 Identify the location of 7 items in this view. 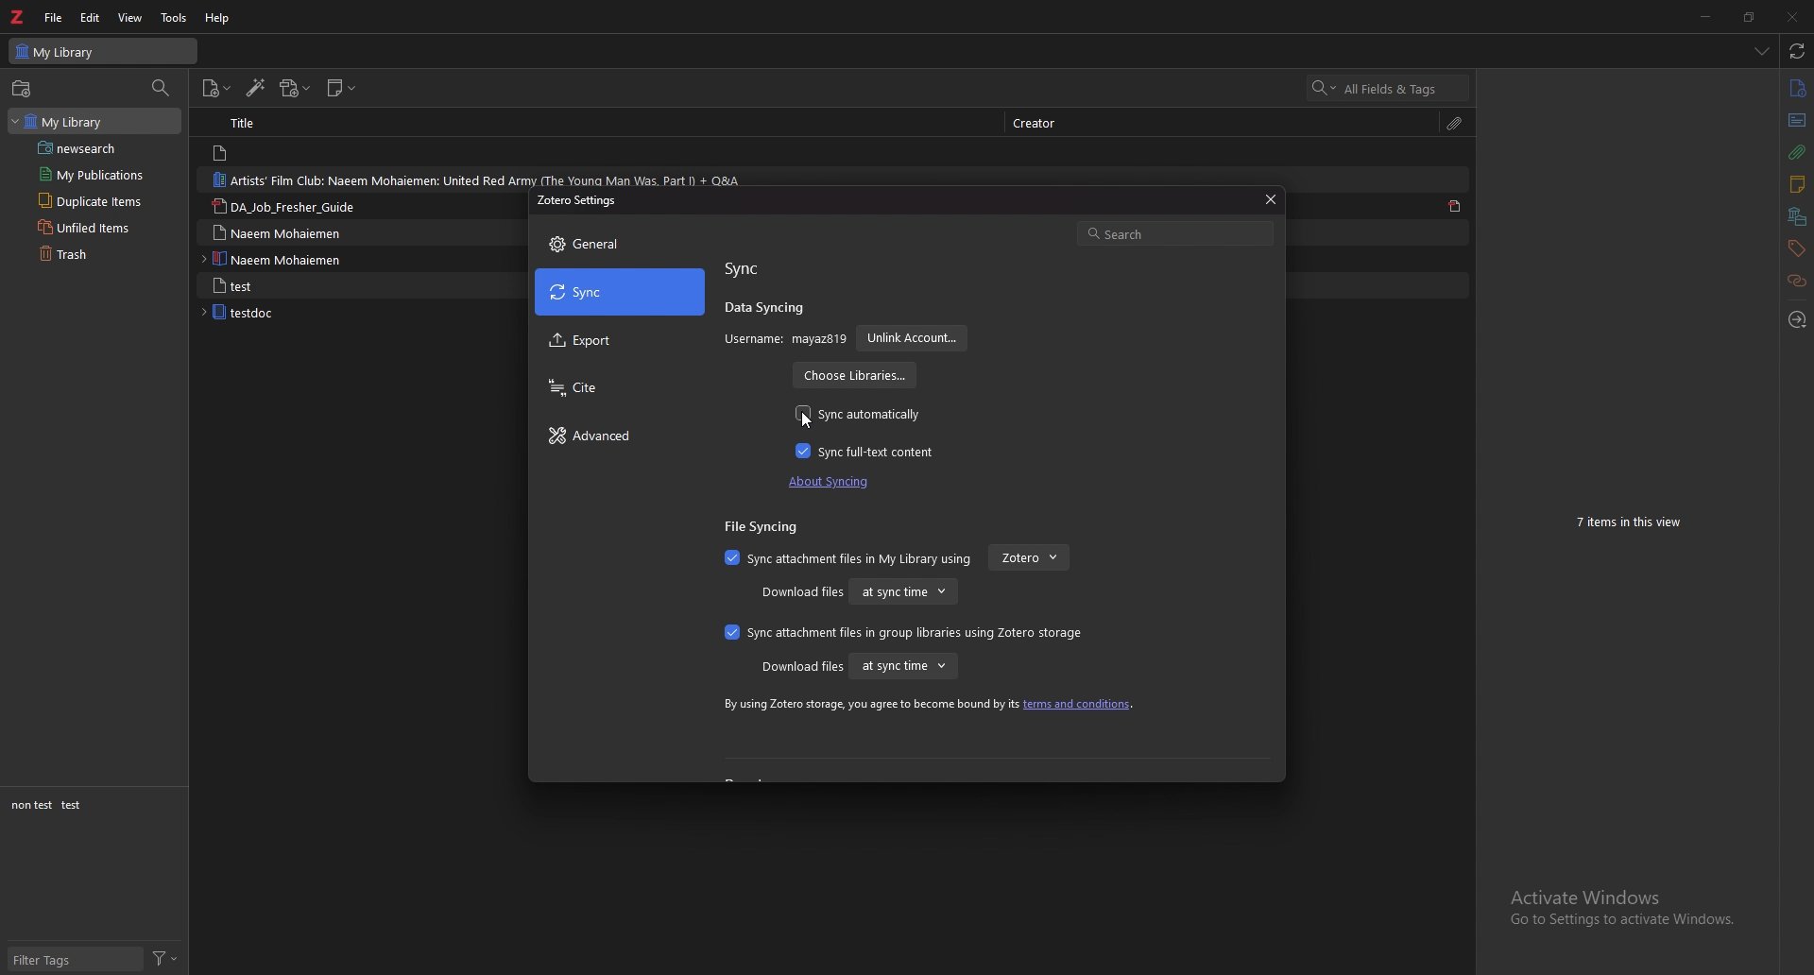
(1636, 522).